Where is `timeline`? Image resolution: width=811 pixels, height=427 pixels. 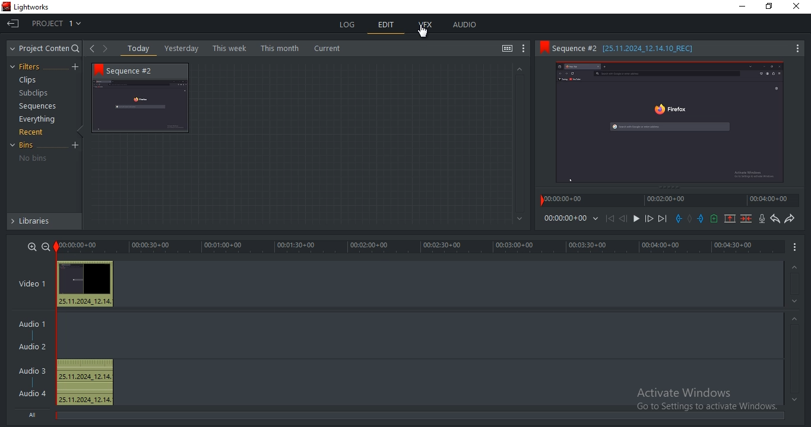
timeline is located at coordinates (419, 247).